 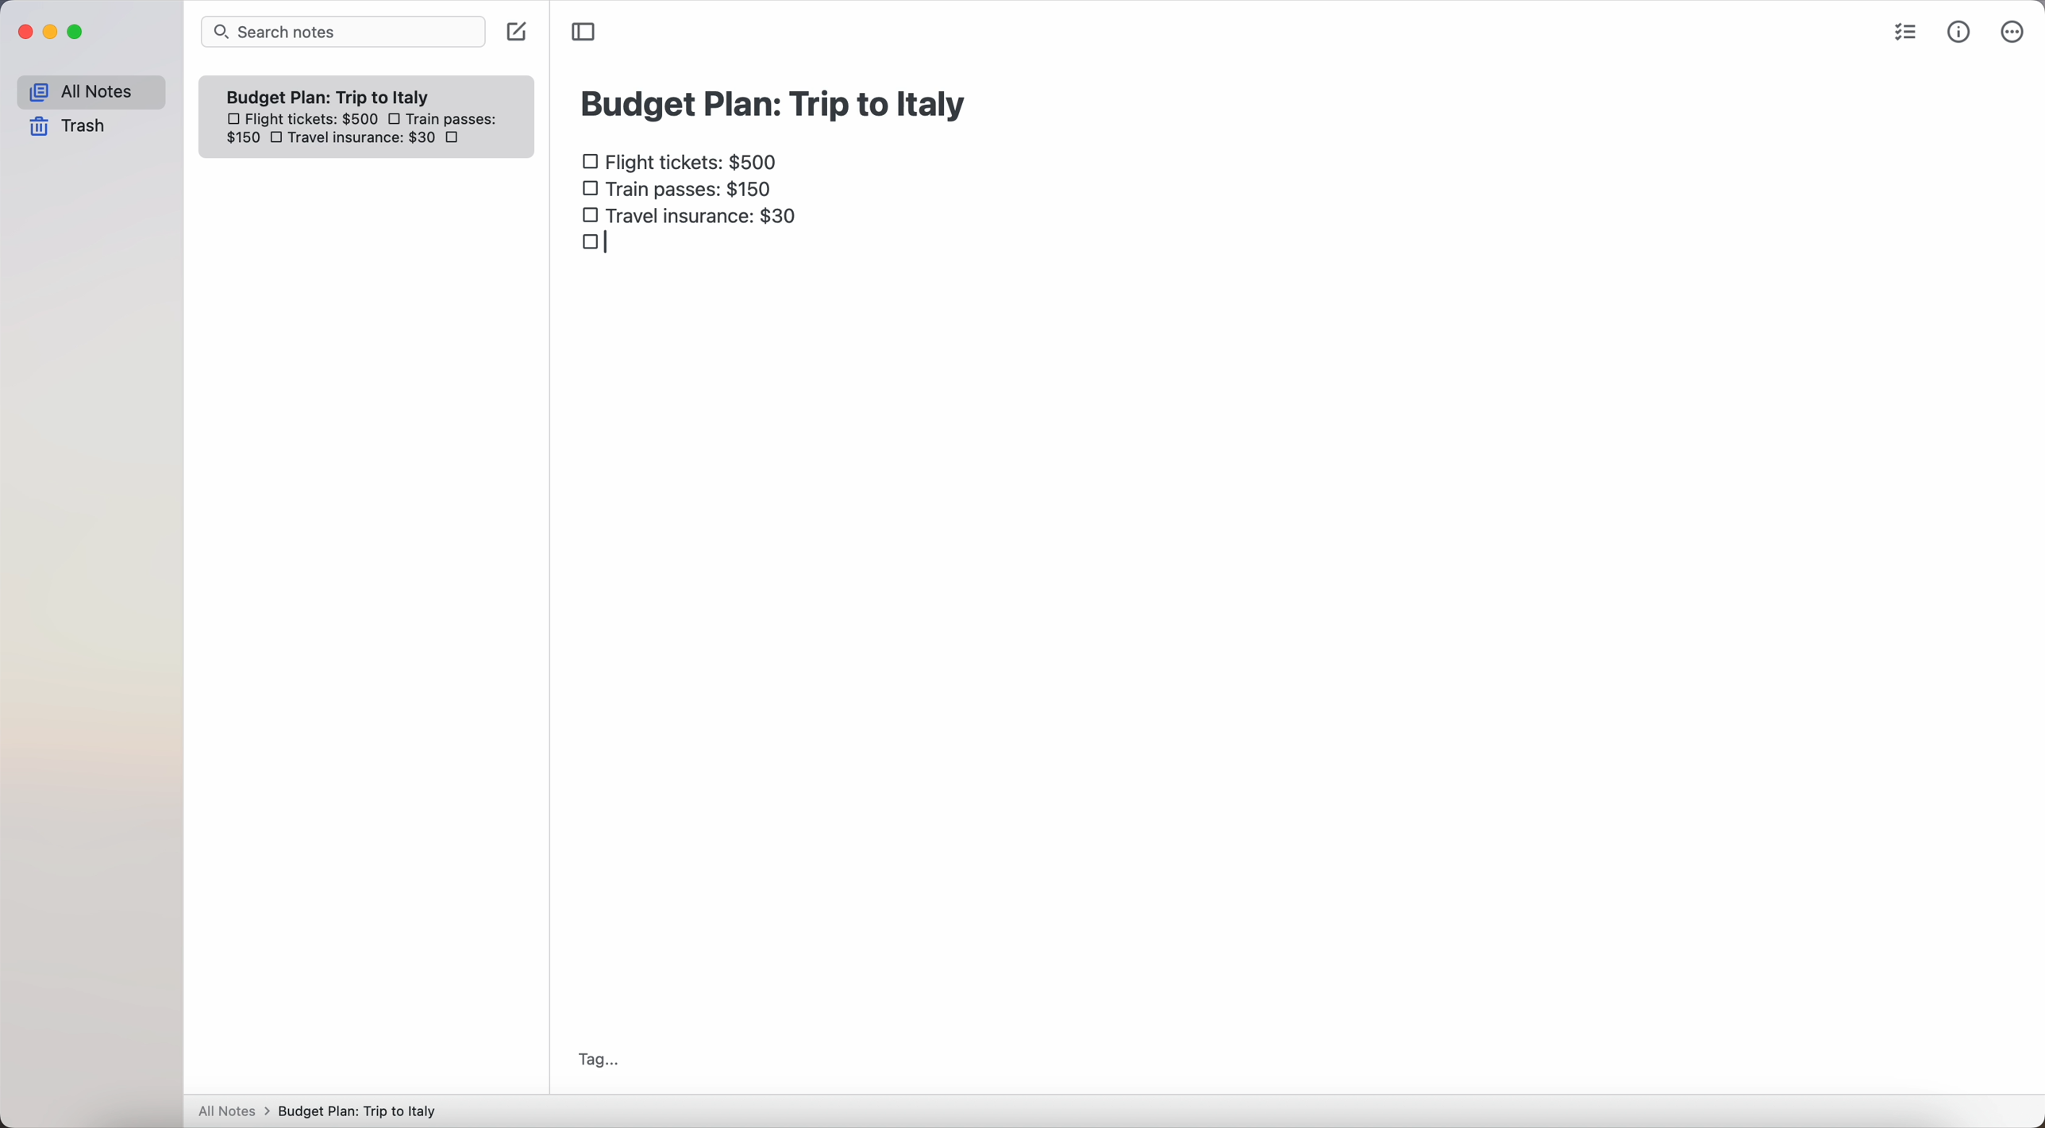 I want to click on travel insurance: $30 checkbox, so click(x=691, y=215).